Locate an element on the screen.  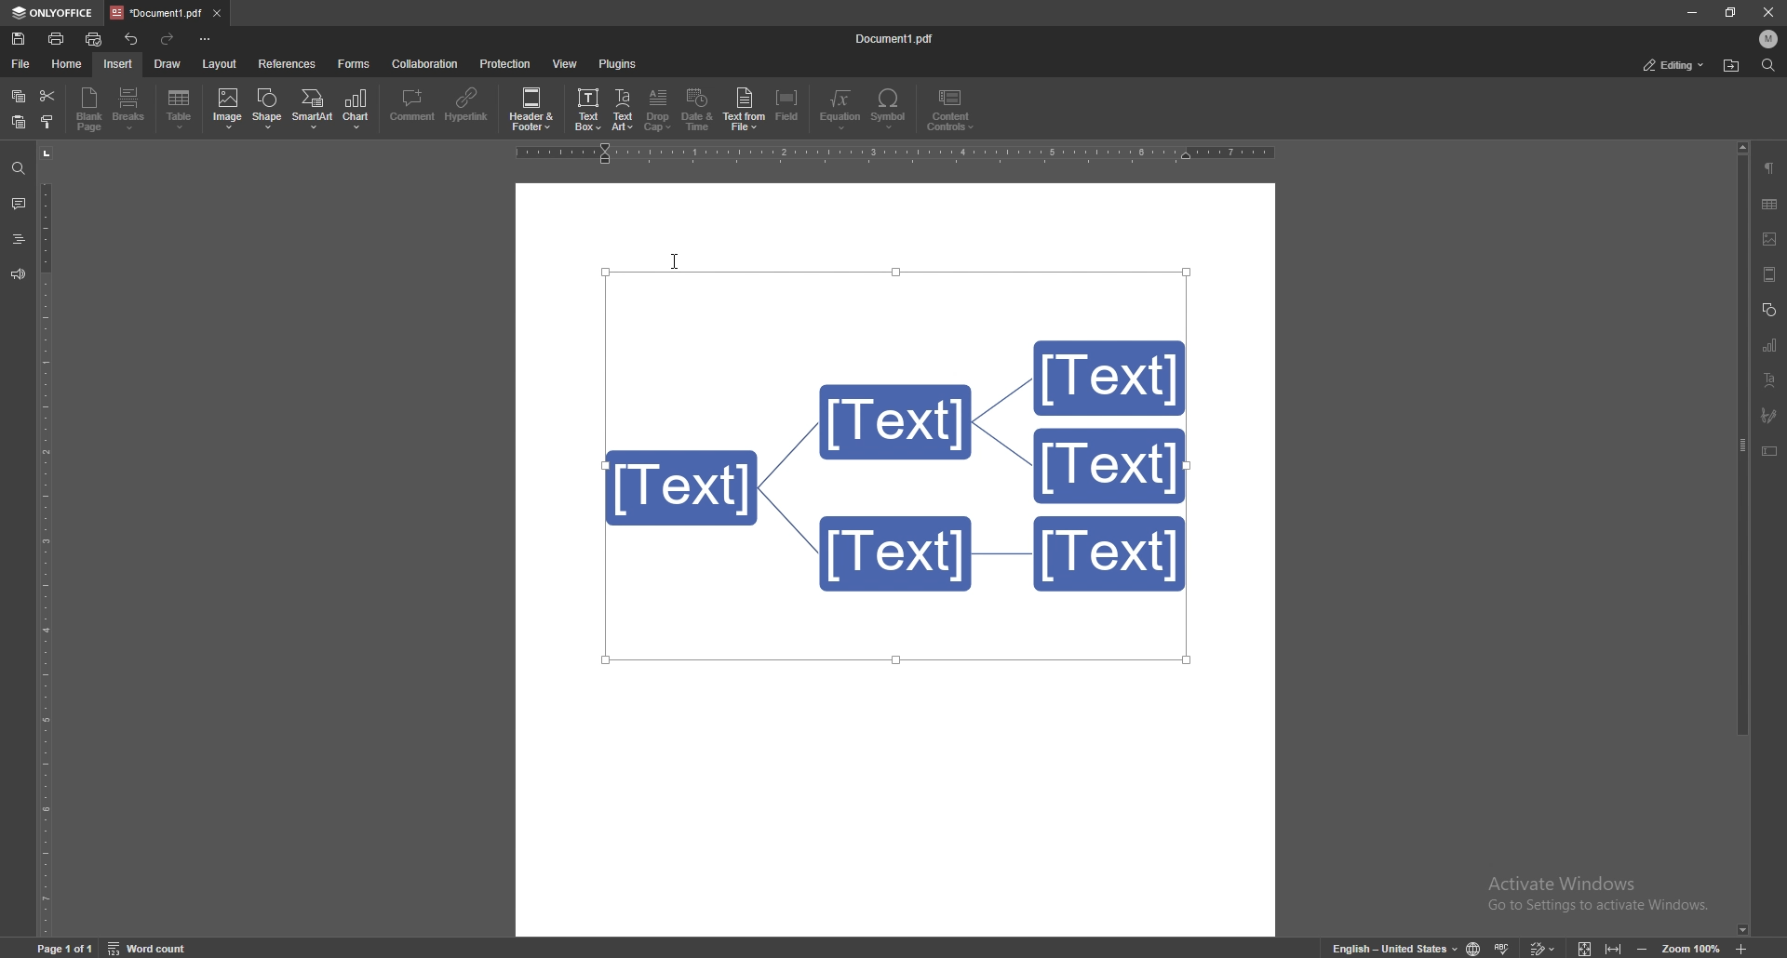
redo is located at coordinates (168, 39).